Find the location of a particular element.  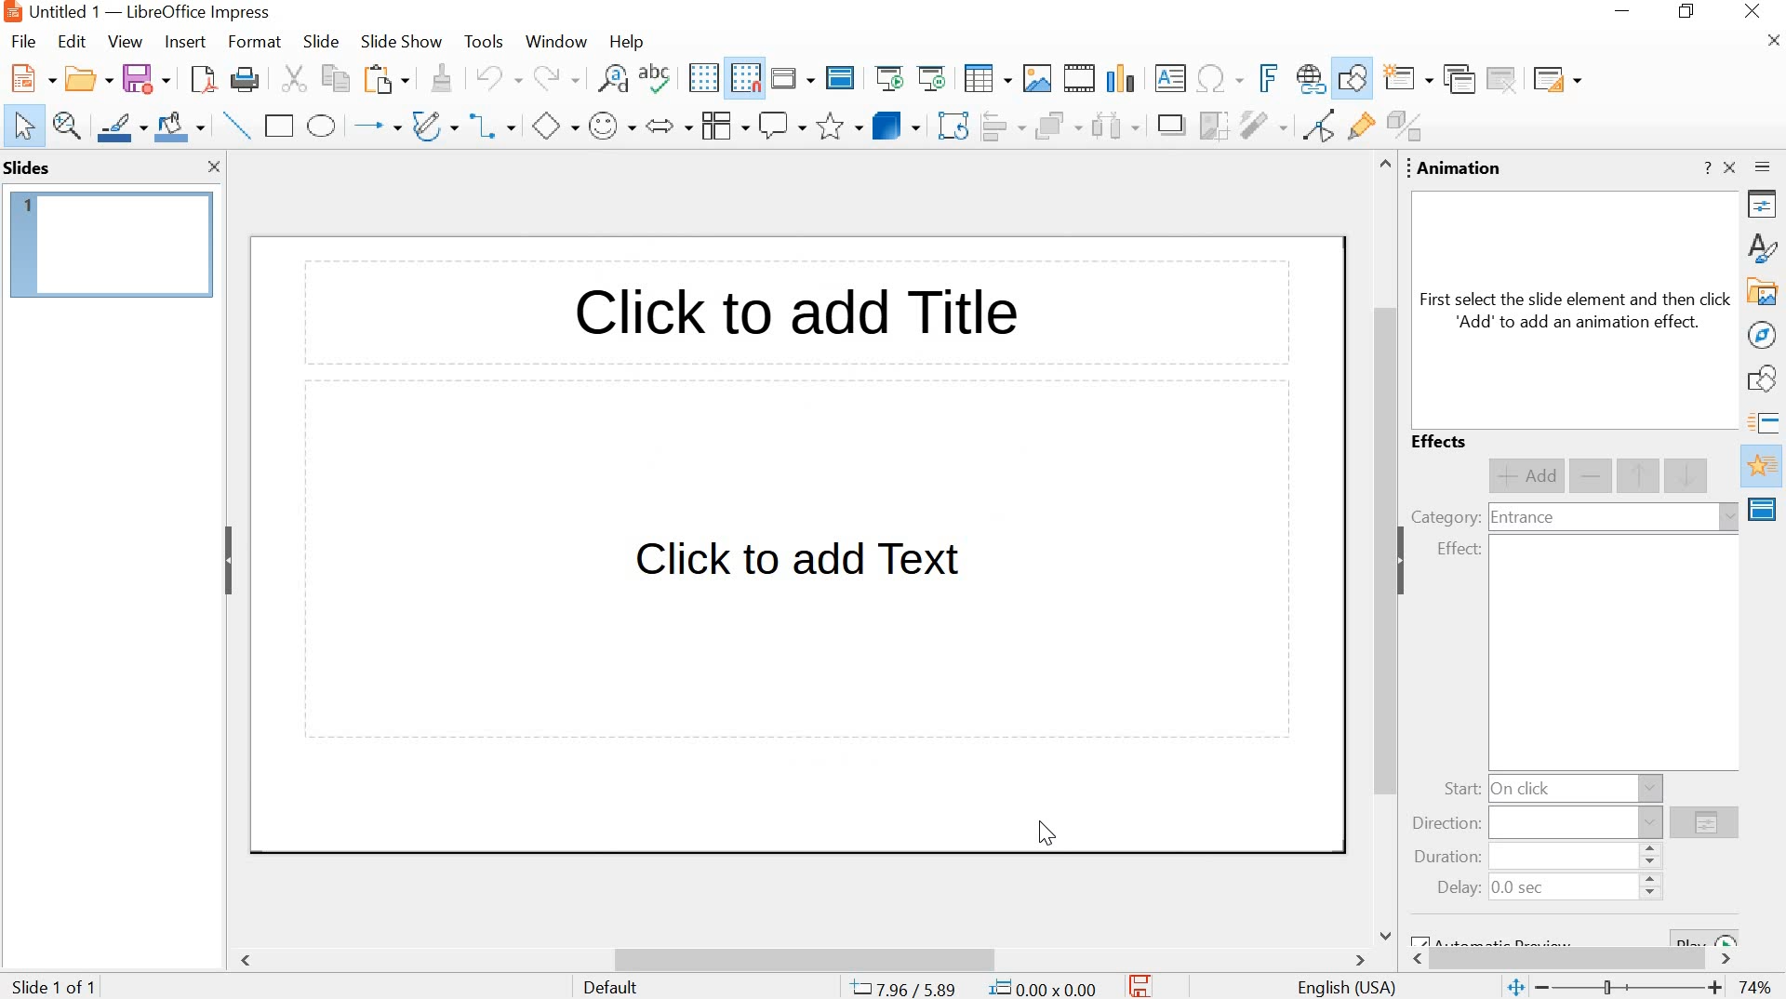

delete slide is located at coordinates (1503, 79).